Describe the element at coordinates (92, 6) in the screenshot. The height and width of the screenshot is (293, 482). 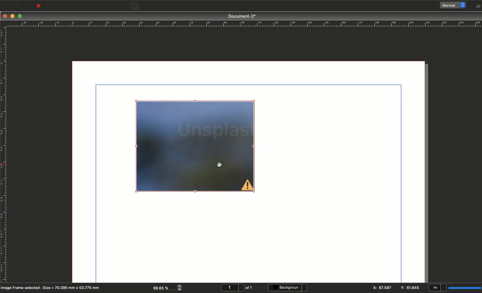
I see `Redo` at that location.